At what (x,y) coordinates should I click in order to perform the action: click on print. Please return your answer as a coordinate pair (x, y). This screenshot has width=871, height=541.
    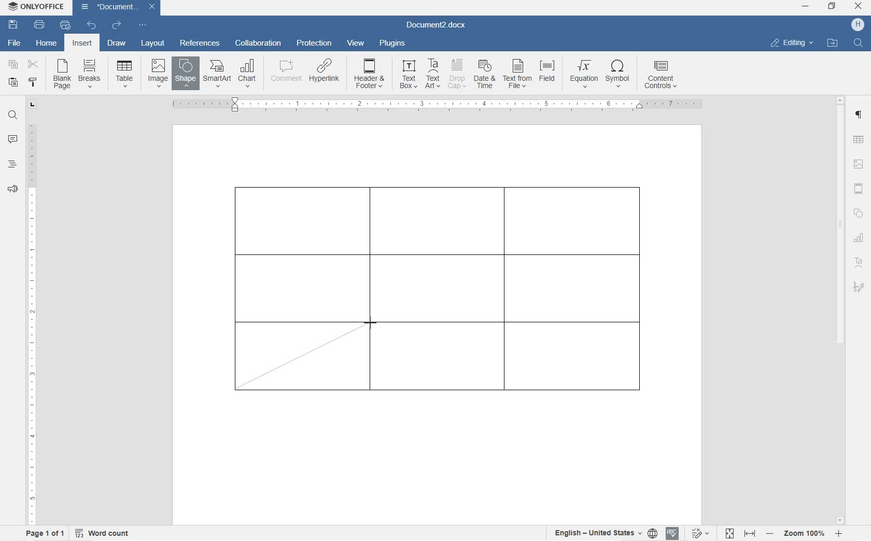
    Looking at the image, I should click on (40, 24).